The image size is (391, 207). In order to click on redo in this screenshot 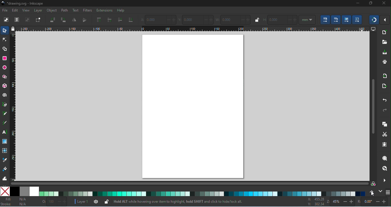, I will do `click(384, 110)`.